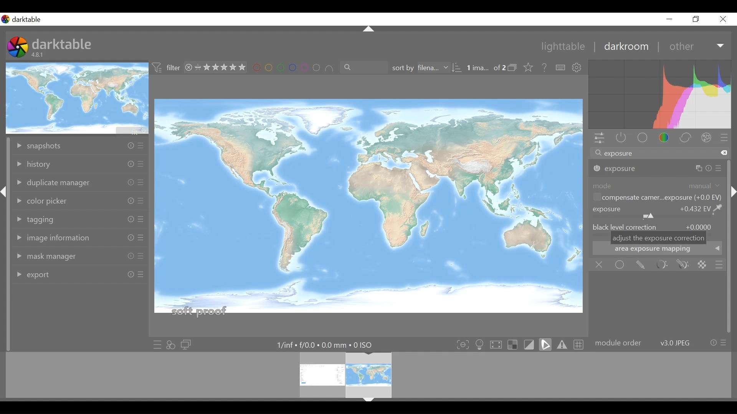  Describe the element at coordinates (658, 212) in the screenshot. I see `exposure correction` at that location.